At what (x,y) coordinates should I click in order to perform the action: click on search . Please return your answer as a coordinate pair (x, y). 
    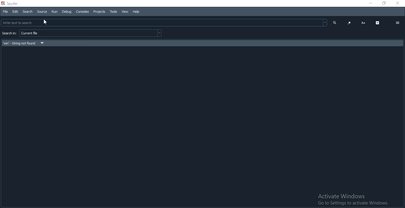
    Looking at the image, I should click on (334, 23).